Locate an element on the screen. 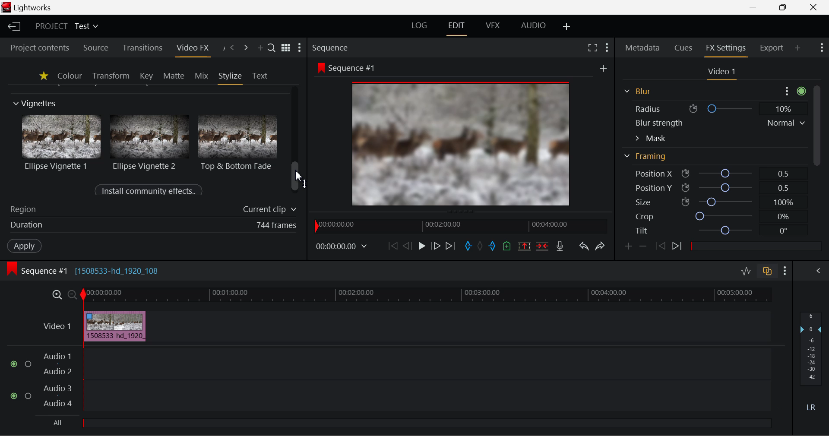 The image size is (829, 436). Sequence Preview Section is located at coordinates (332, 47).